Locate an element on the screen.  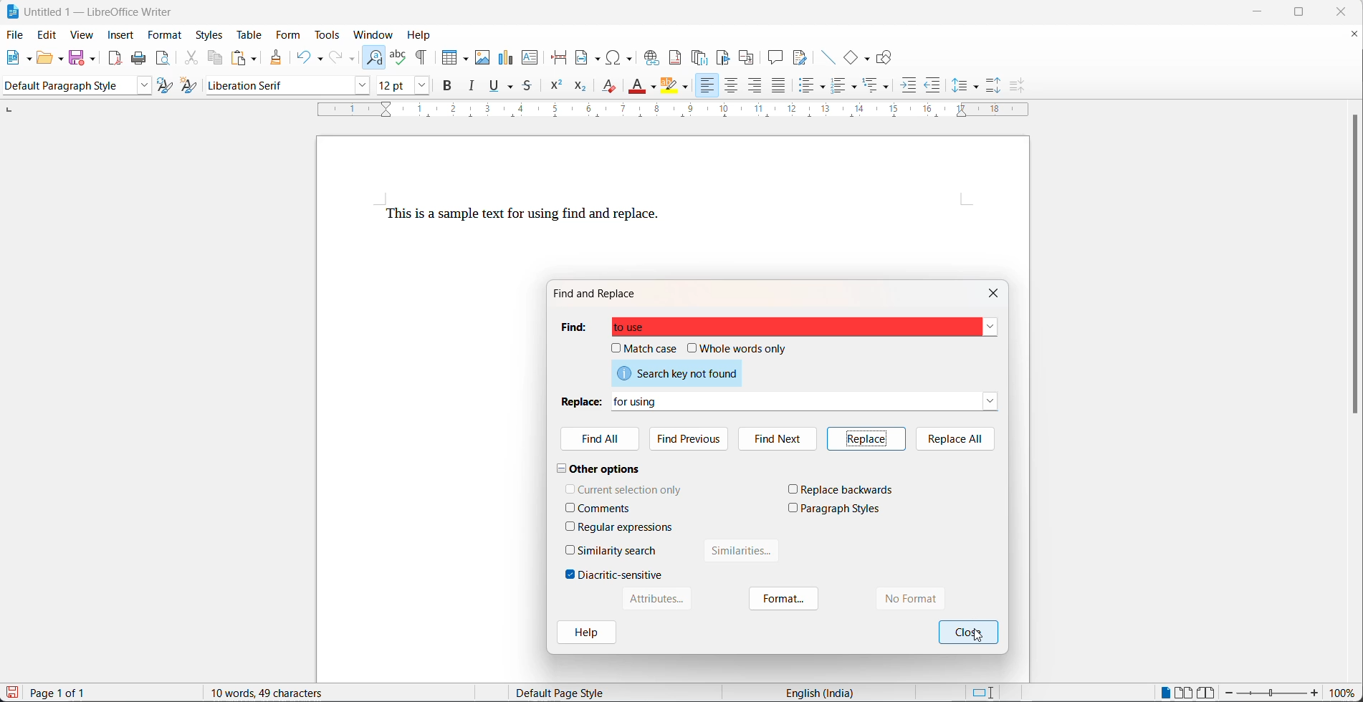
checkbox is located at coordinates (570, 526).